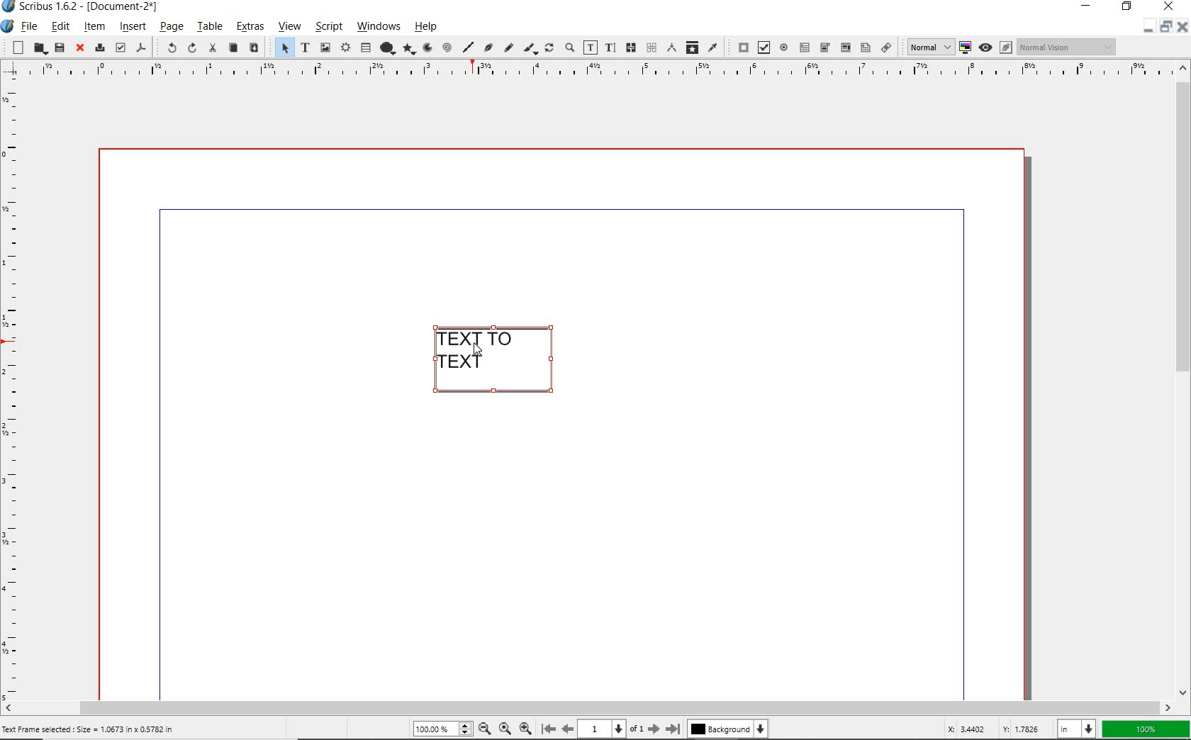 The height and width of the screenshot is (740, 1191). What do you see at coordinates (1183, 30) in the screenshot?
I see `close` at bounding box center [1183, 30].